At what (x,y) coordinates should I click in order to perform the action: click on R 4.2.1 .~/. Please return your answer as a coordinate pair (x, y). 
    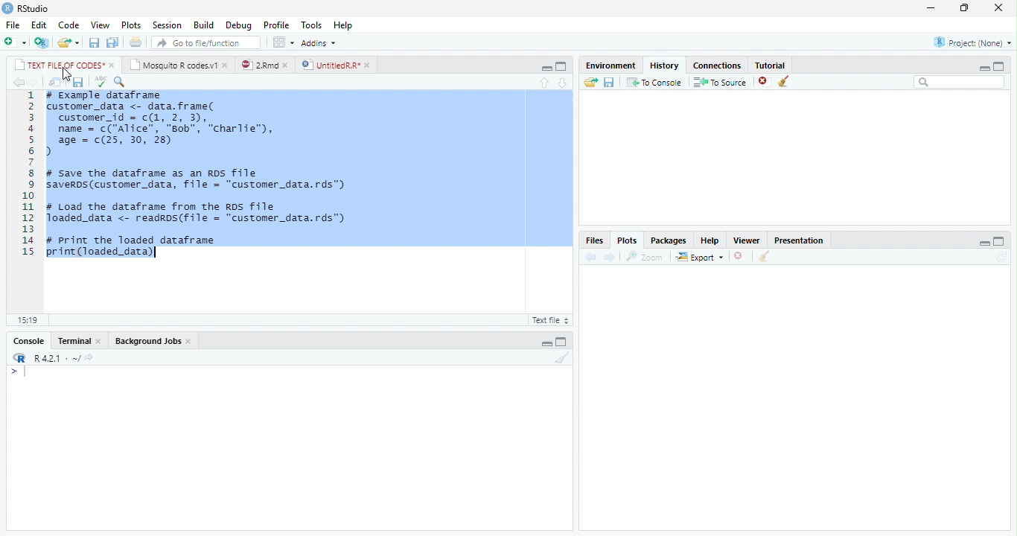
    Looking at the image, I should click on (54, 357).